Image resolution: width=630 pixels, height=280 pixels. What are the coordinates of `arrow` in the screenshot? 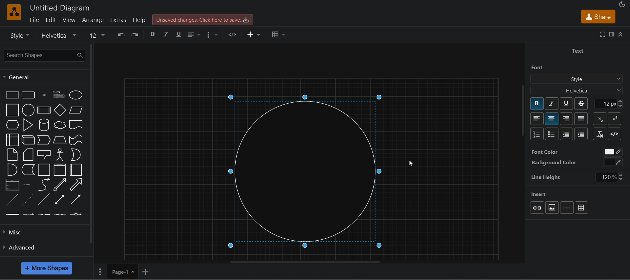 It's located at (77, 185).